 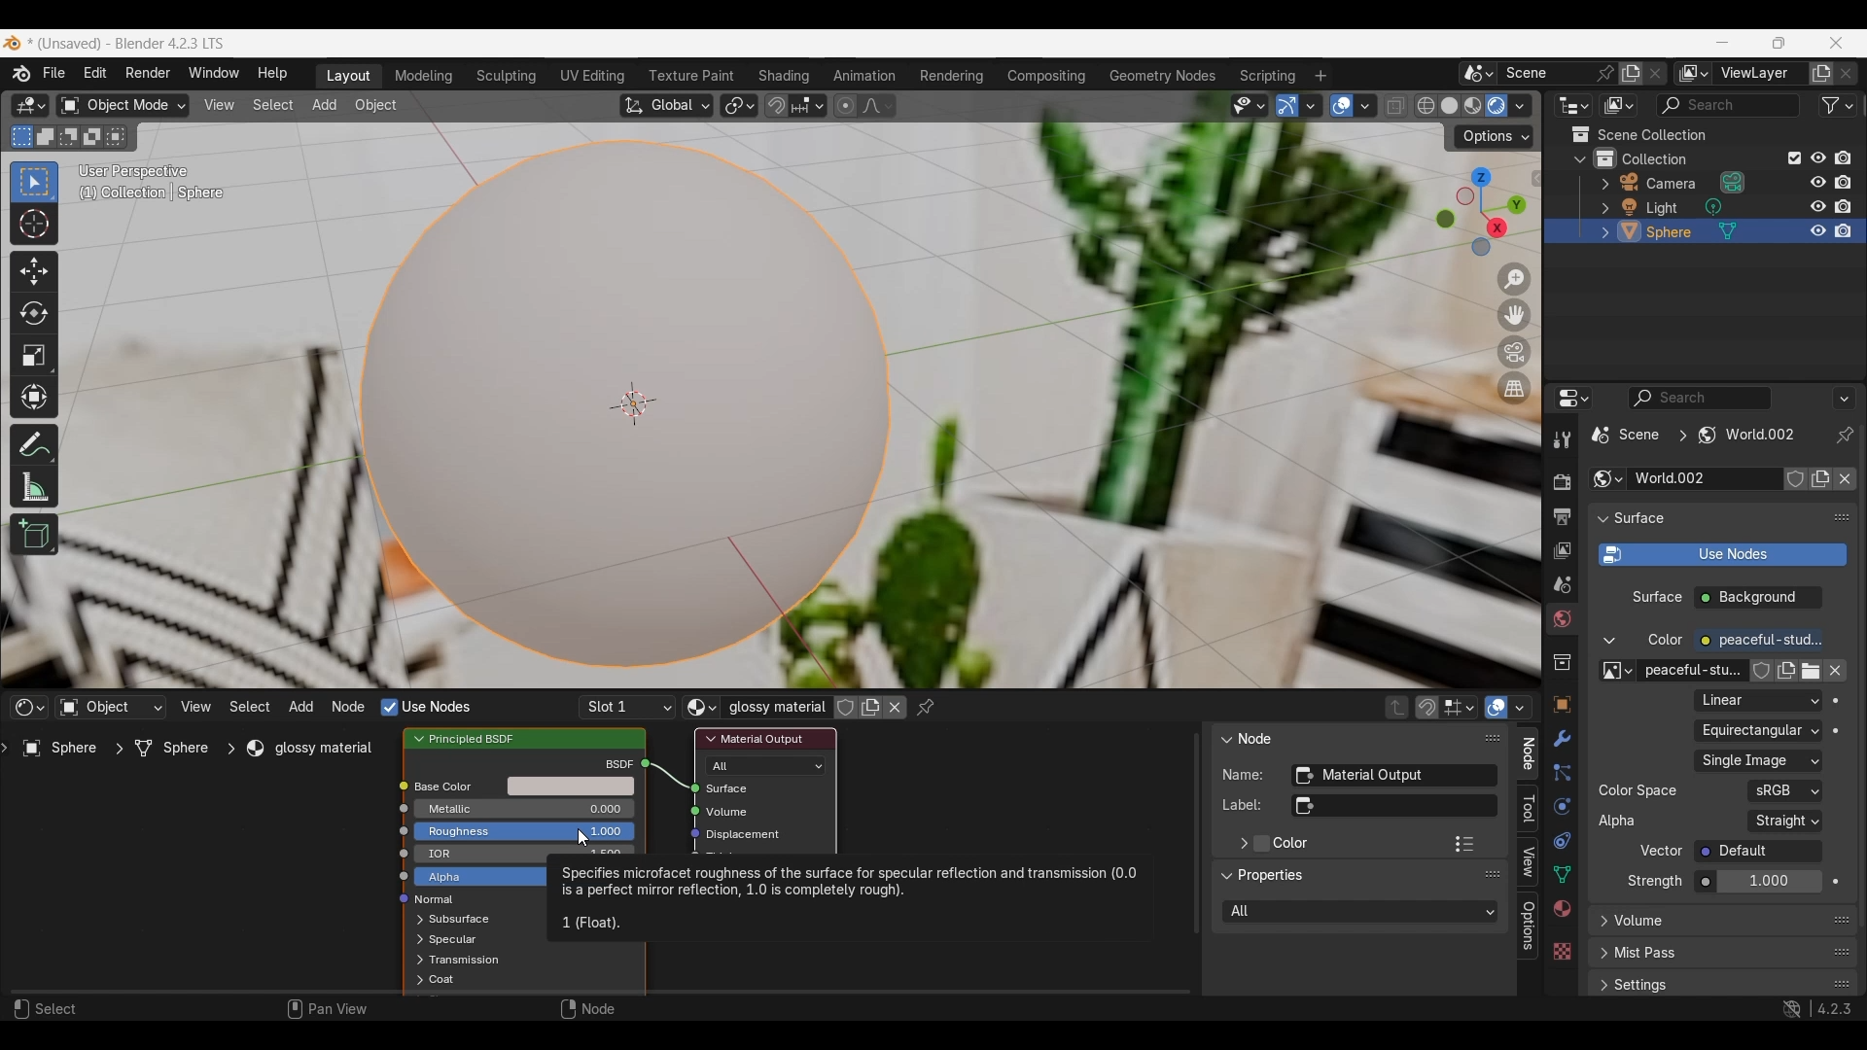 What do you see at coordinates (1850, 231) in the screenshot?
I see `disable all respective renders` at bounding box center [1850, 231].